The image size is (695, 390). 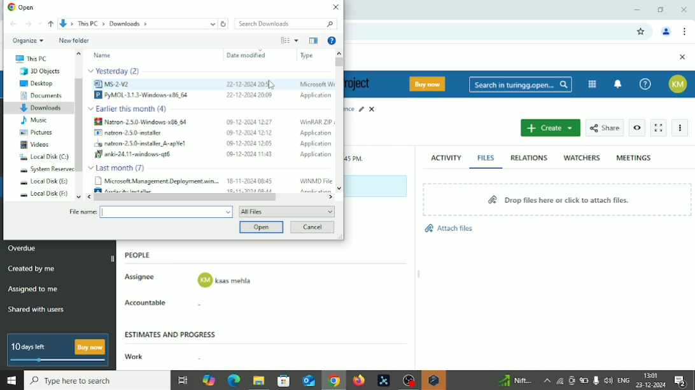 What do you see at coordinates (258, 382) in the screenshot?
I see `File explorer` at bounding box center [258, 382].